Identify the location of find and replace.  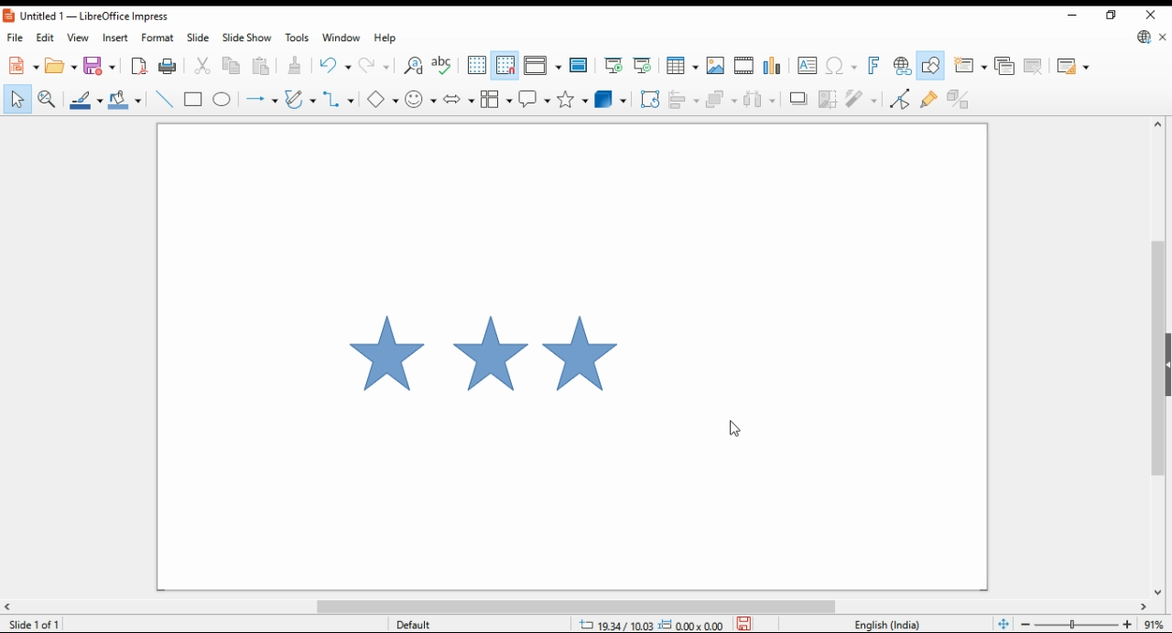
(413, 67).